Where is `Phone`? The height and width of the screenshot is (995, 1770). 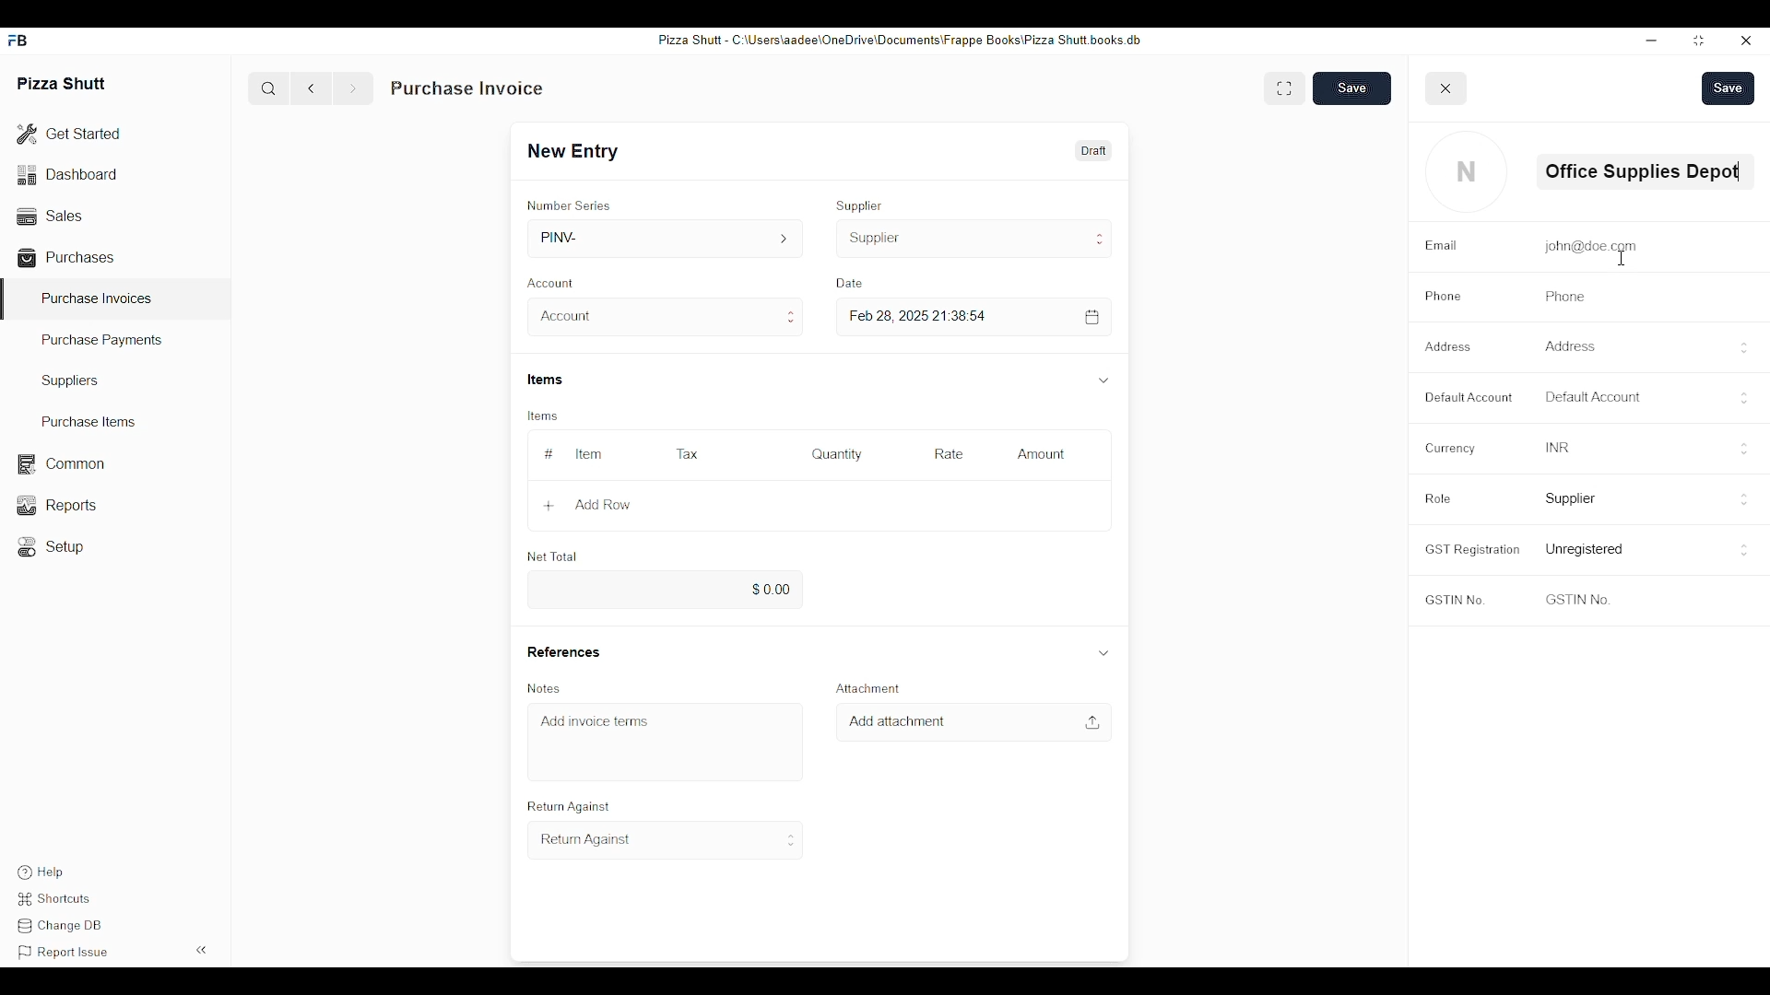
Phone is located at coordinates (1561, 297).